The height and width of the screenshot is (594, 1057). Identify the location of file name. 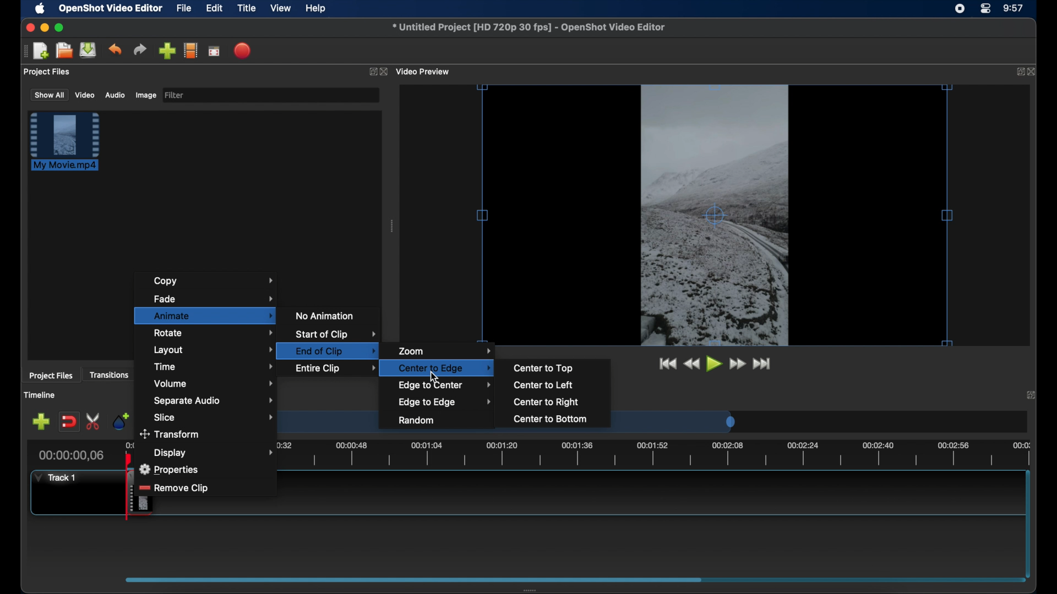
(530, 28).